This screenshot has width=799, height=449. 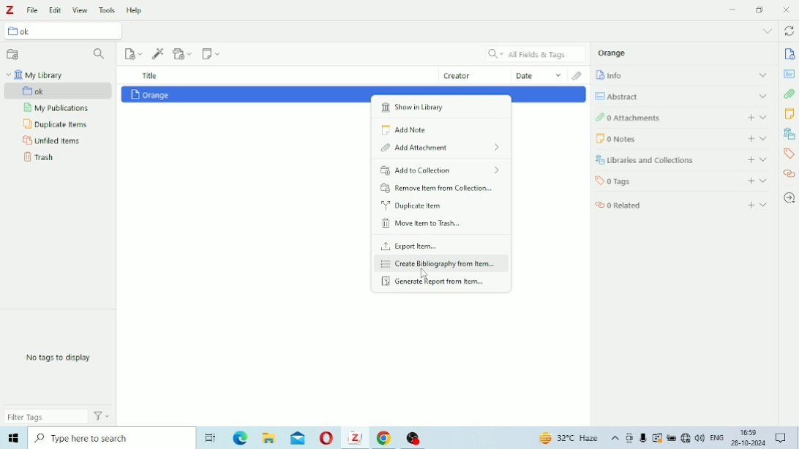 What do you see at coordinates (80, 10) in the screenshot?
I see `View` at bounding box center [80, 10].